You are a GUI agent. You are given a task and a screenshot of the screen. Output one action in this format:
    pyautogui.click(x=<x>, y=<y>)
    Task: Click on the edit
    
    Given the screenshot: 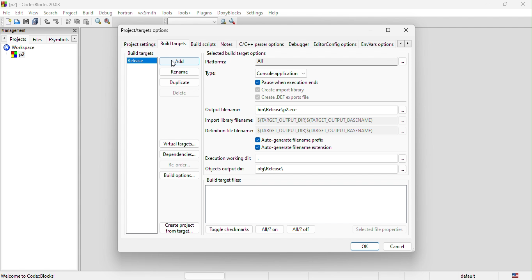 What is the action you would take?
    pyautogui.click(x=20, y=12)
    